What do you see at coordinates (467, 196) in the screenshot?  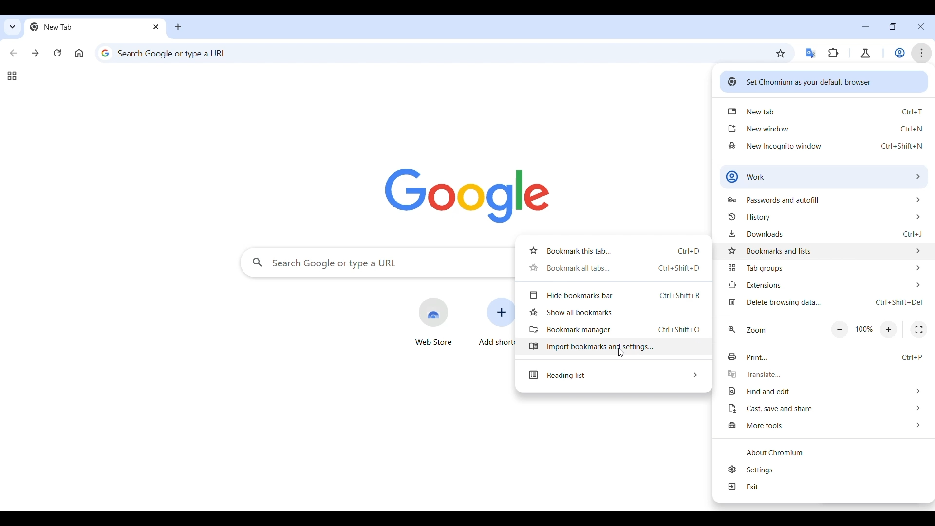 I see `google` at bounding box center [467, 196].